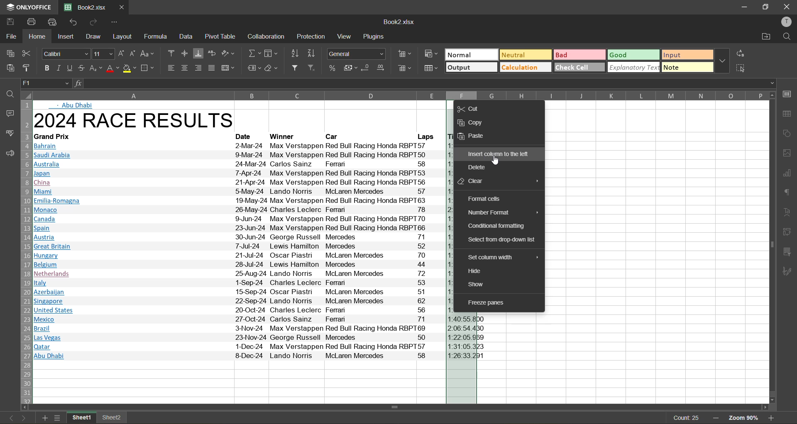 This screenshot has height=424, width=797. What do you see at coordinates (239, 173) in the screenshot?
I see `Japan T7-Apr-24 Max Verstappen Red Bull Racing Honda RBPT53 1:54:23.566` at bounding box center [239, 173].